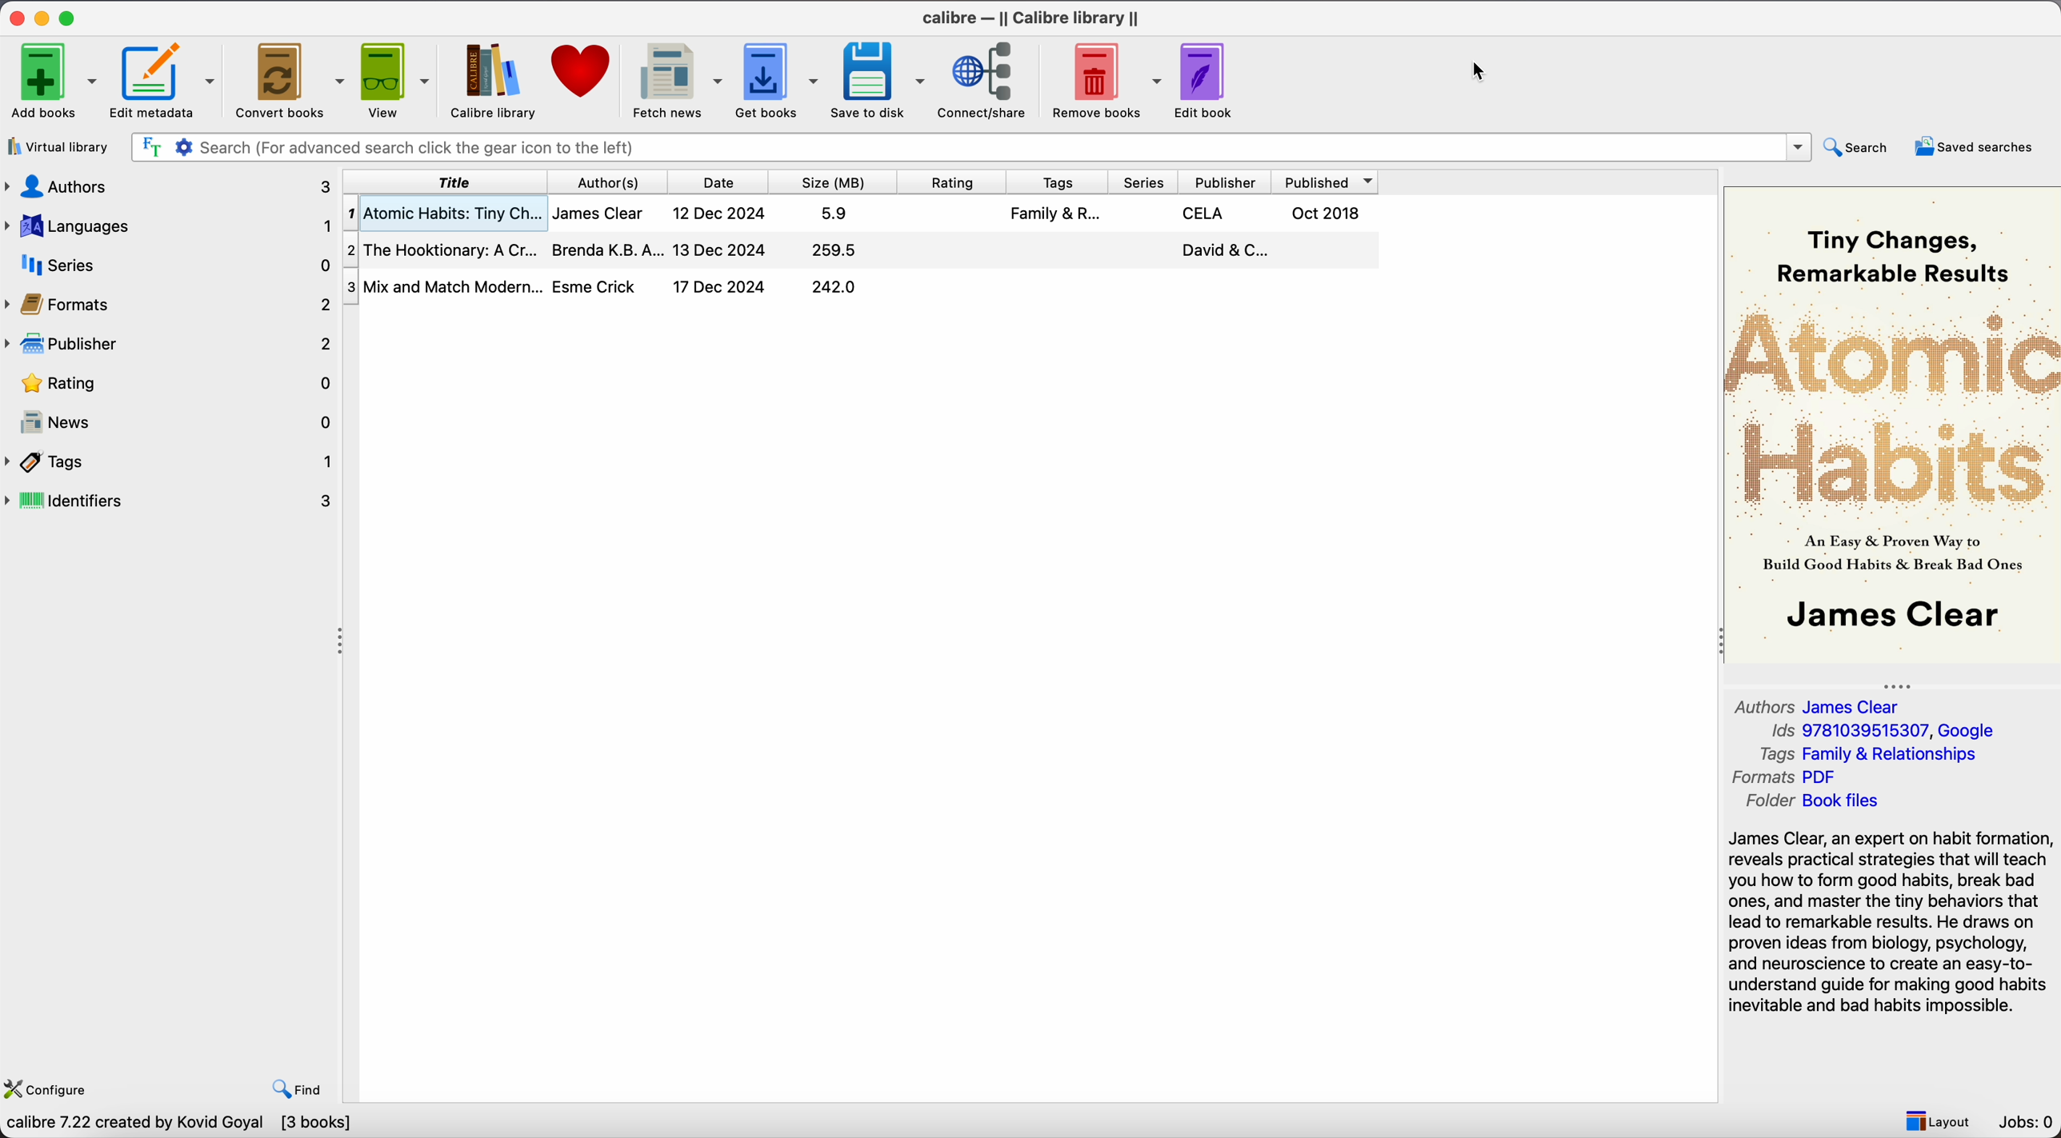 This screenshot has height=1138, width=2061. What do you see at coordinates (1485, 72) in the screenshot?
I see `cursor` at bounding box center [1485, 72].